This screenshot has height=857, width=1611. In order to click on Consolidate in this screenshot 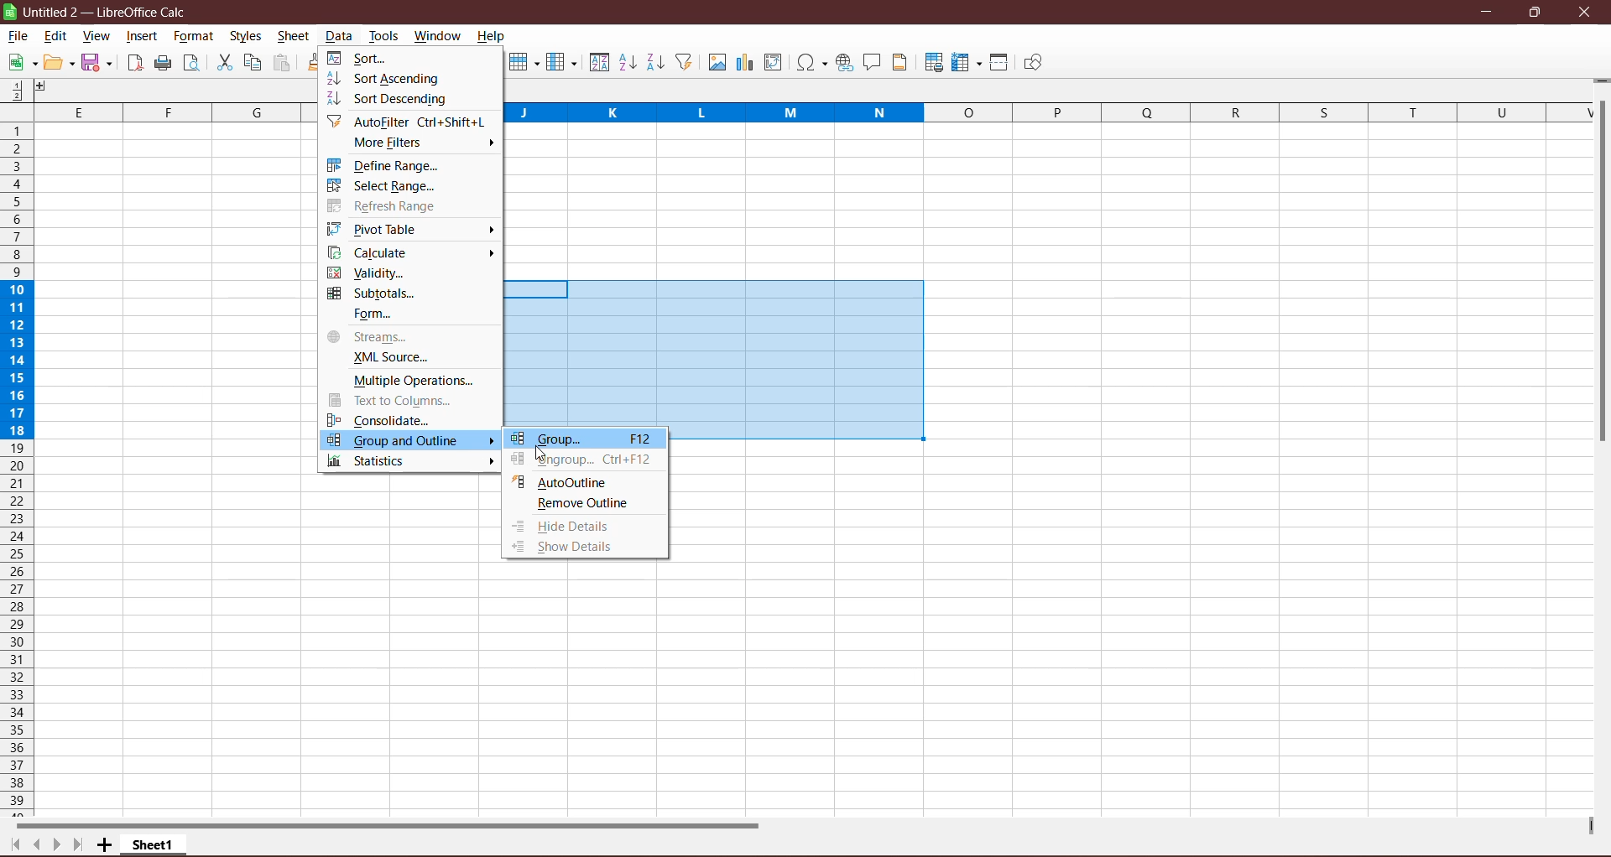, I will do `click(380, 418)`.